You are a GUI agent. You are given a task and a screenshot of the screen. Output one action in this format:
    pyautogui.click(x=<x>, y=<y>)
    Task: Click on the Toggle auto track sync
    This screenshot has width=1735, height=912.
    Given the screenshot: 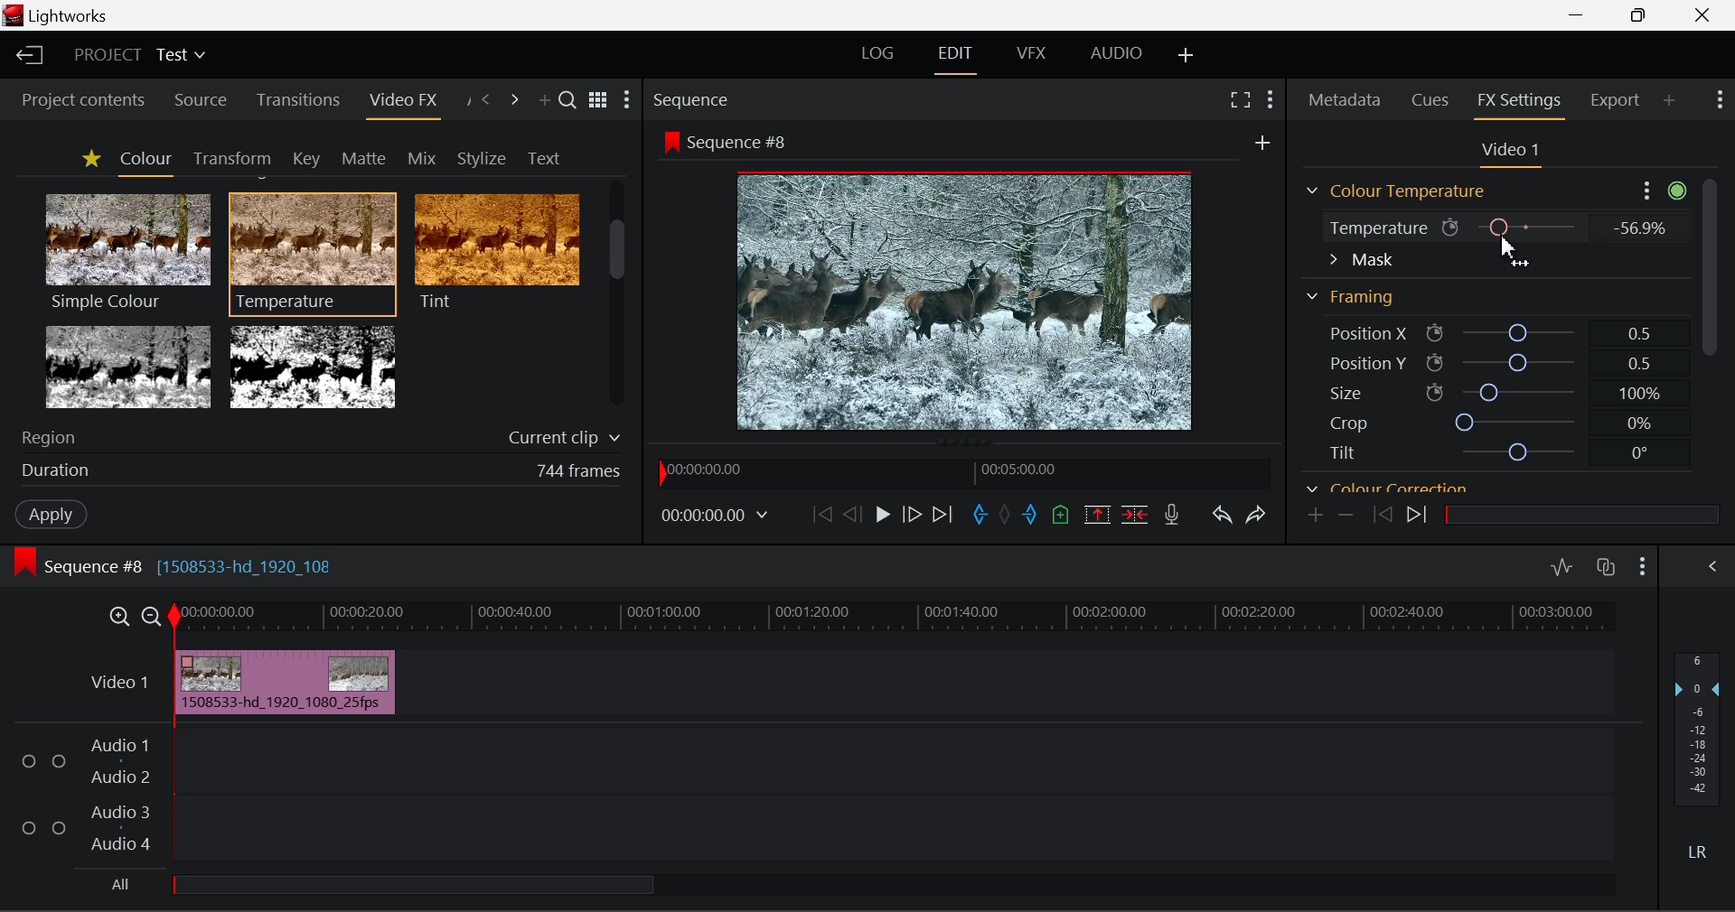 What is the action you would take?
    pyautogui.click(x=1606, y=567)
    